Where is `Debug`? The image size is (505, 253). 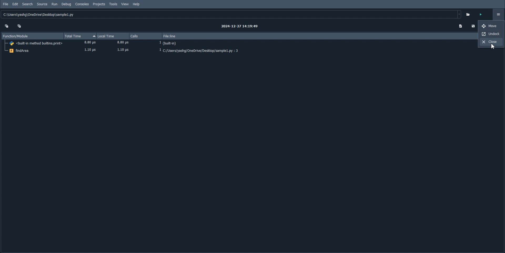
Debug is located at coordinates (66, 4).